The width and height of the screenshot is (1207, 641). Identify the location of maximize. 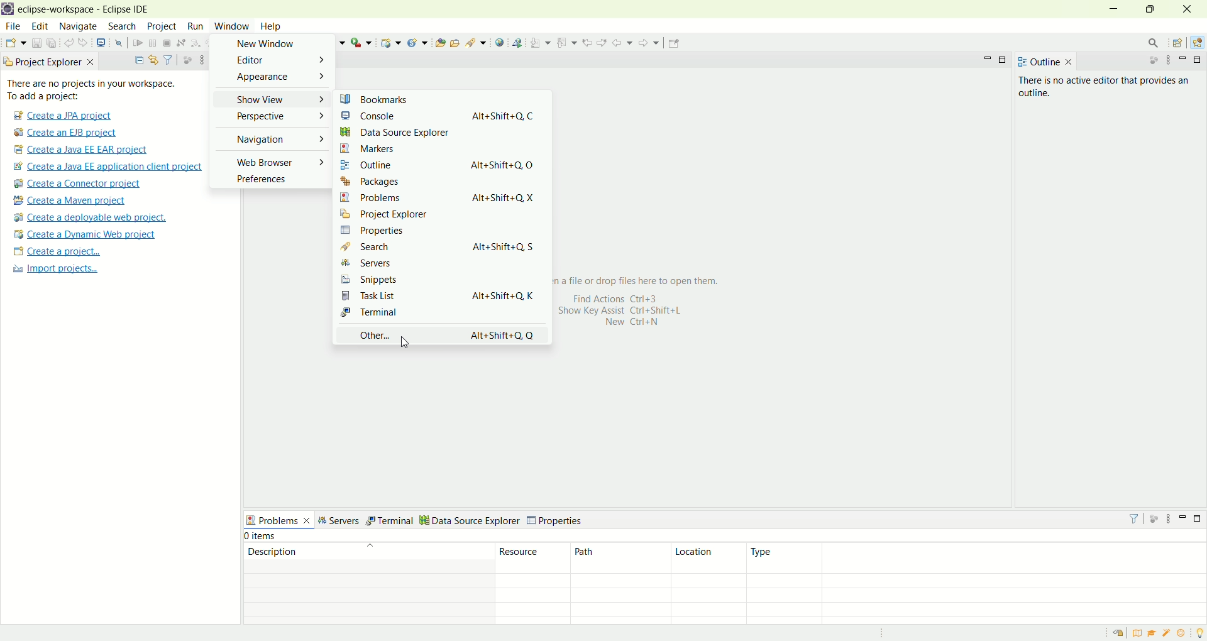
(1198, 61).